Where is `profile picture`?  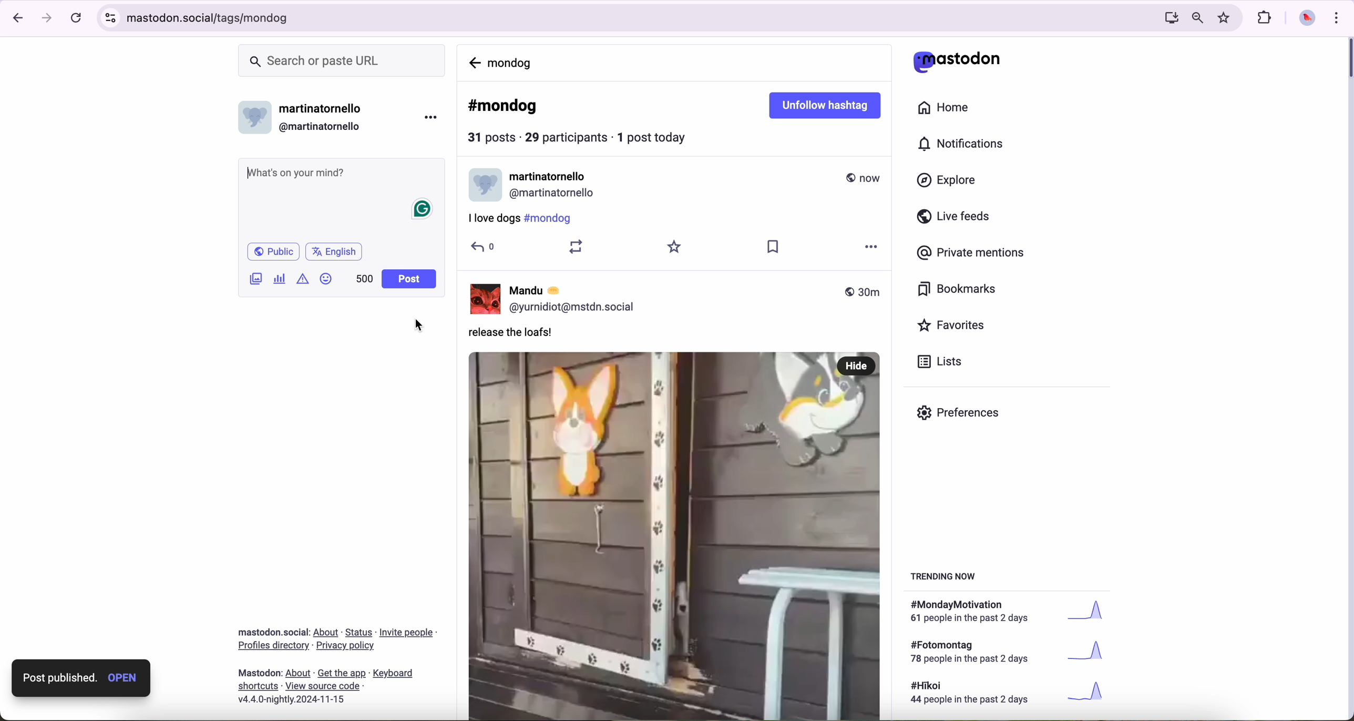
profile picture is located at coordinates (1307, 19).